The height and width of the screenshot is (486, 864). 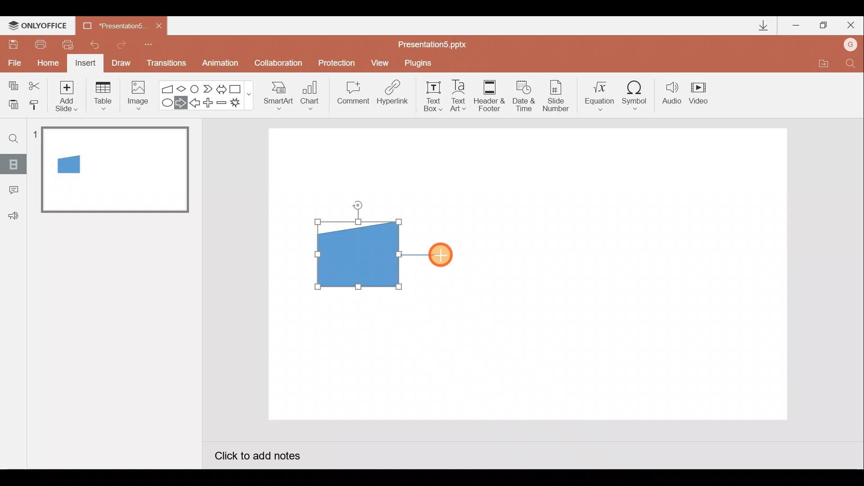 I want to click on Print file, so click(x=39, y=44).